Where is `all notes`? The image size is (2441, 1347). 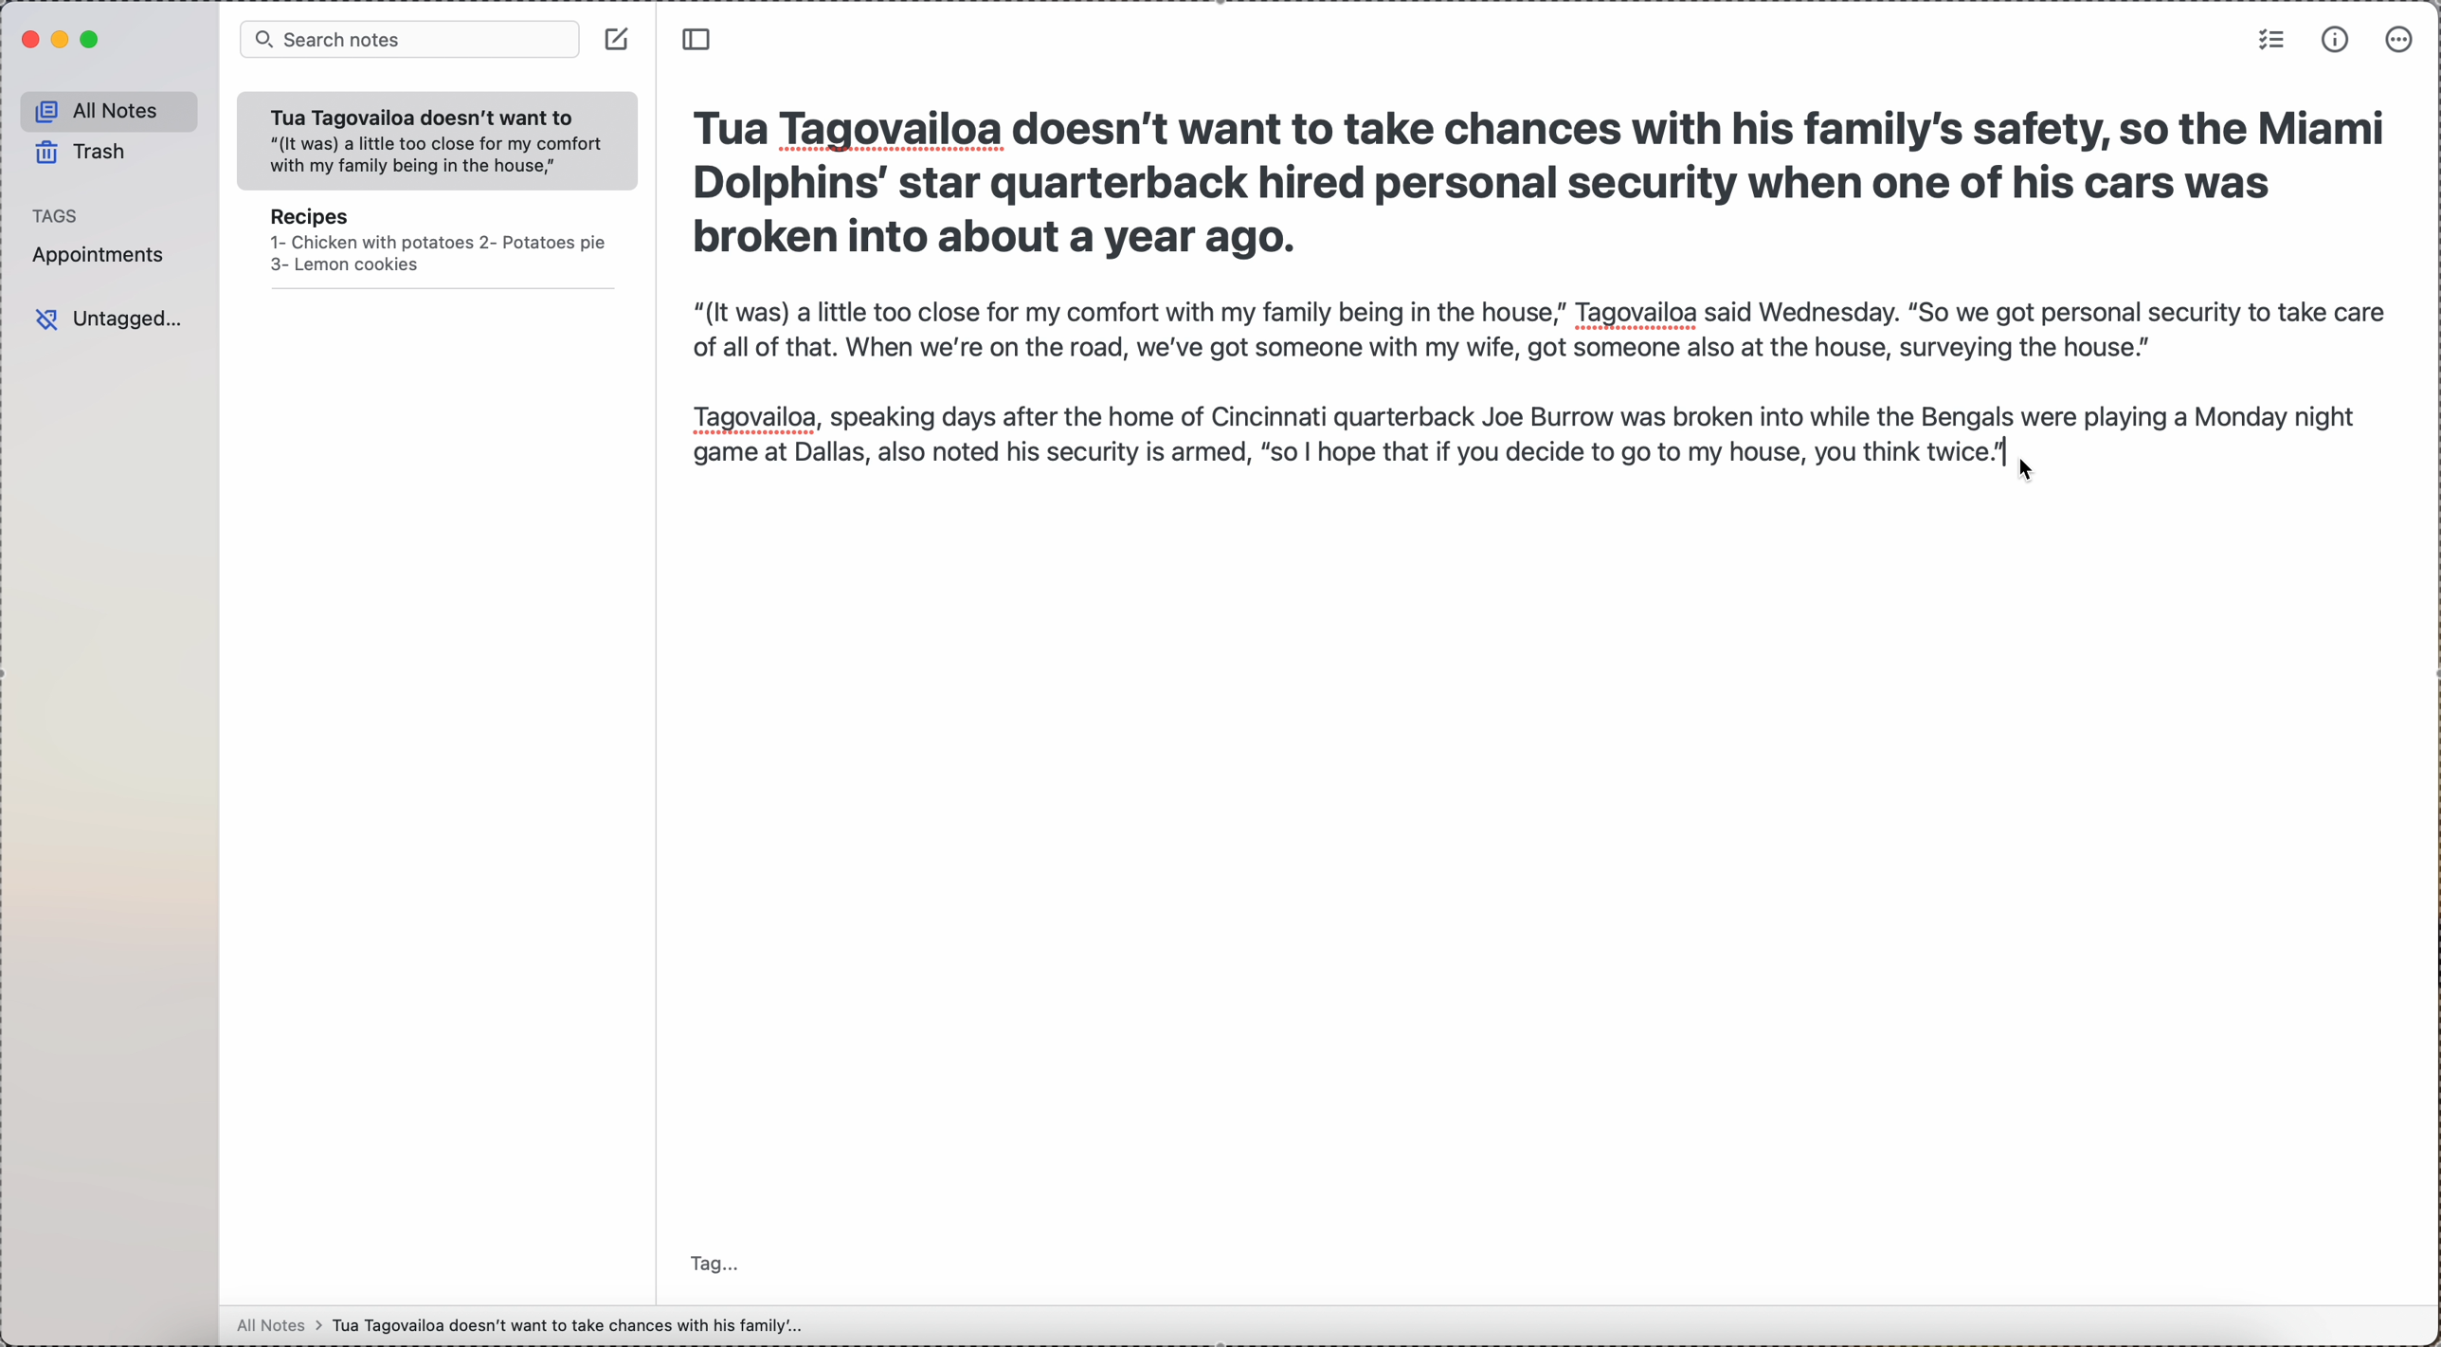 all notes is located at coordinates (517, 1329).